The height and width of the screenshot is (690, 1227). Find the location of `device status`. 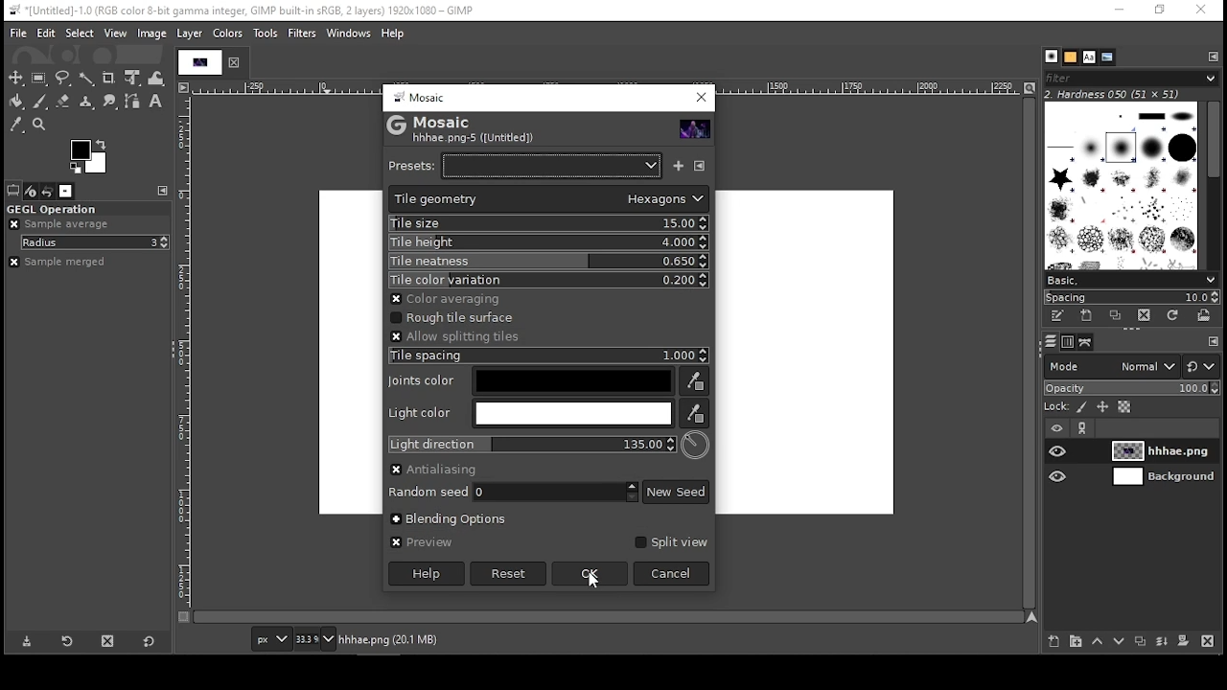

device status is located at coordinates (29, 191).